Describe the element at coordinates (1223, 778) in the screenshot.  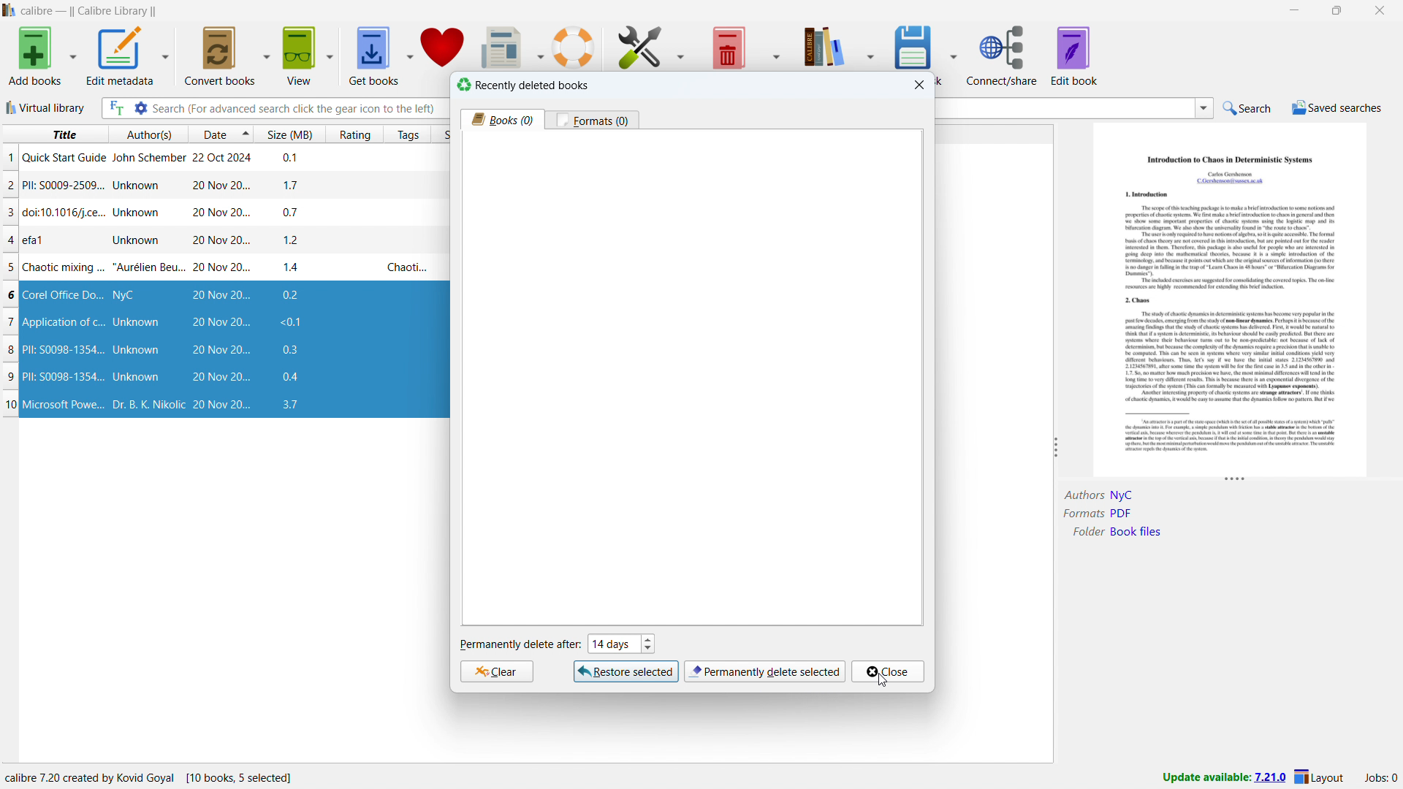
I see `update` at that location.